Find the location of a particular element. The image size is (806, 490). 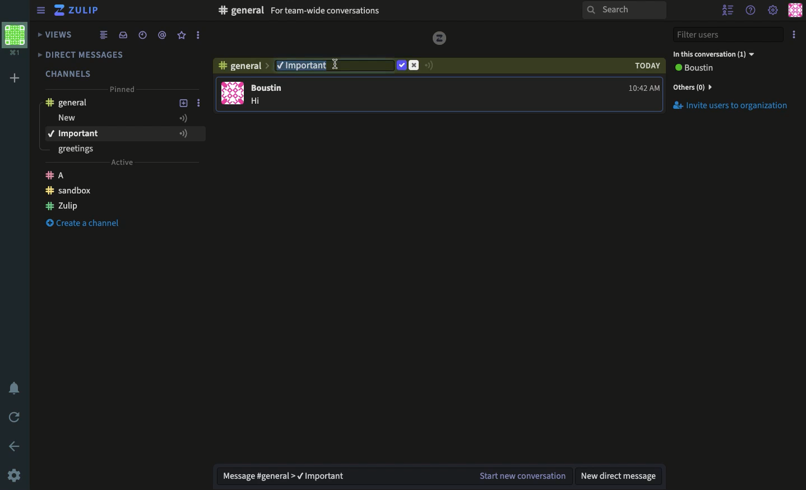

Filter users is located at coordinates (729, 34).